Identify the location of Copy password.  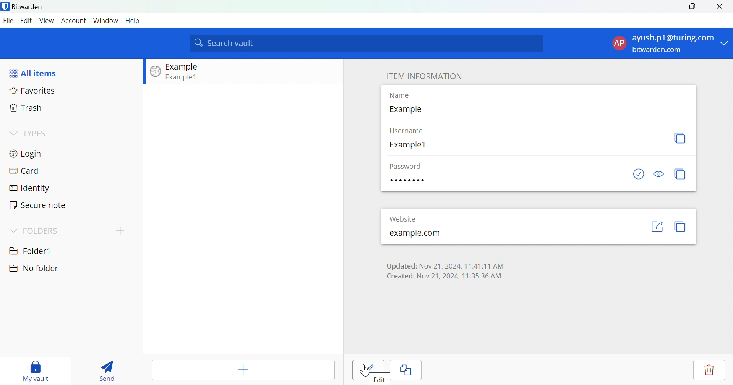
(681, 173).